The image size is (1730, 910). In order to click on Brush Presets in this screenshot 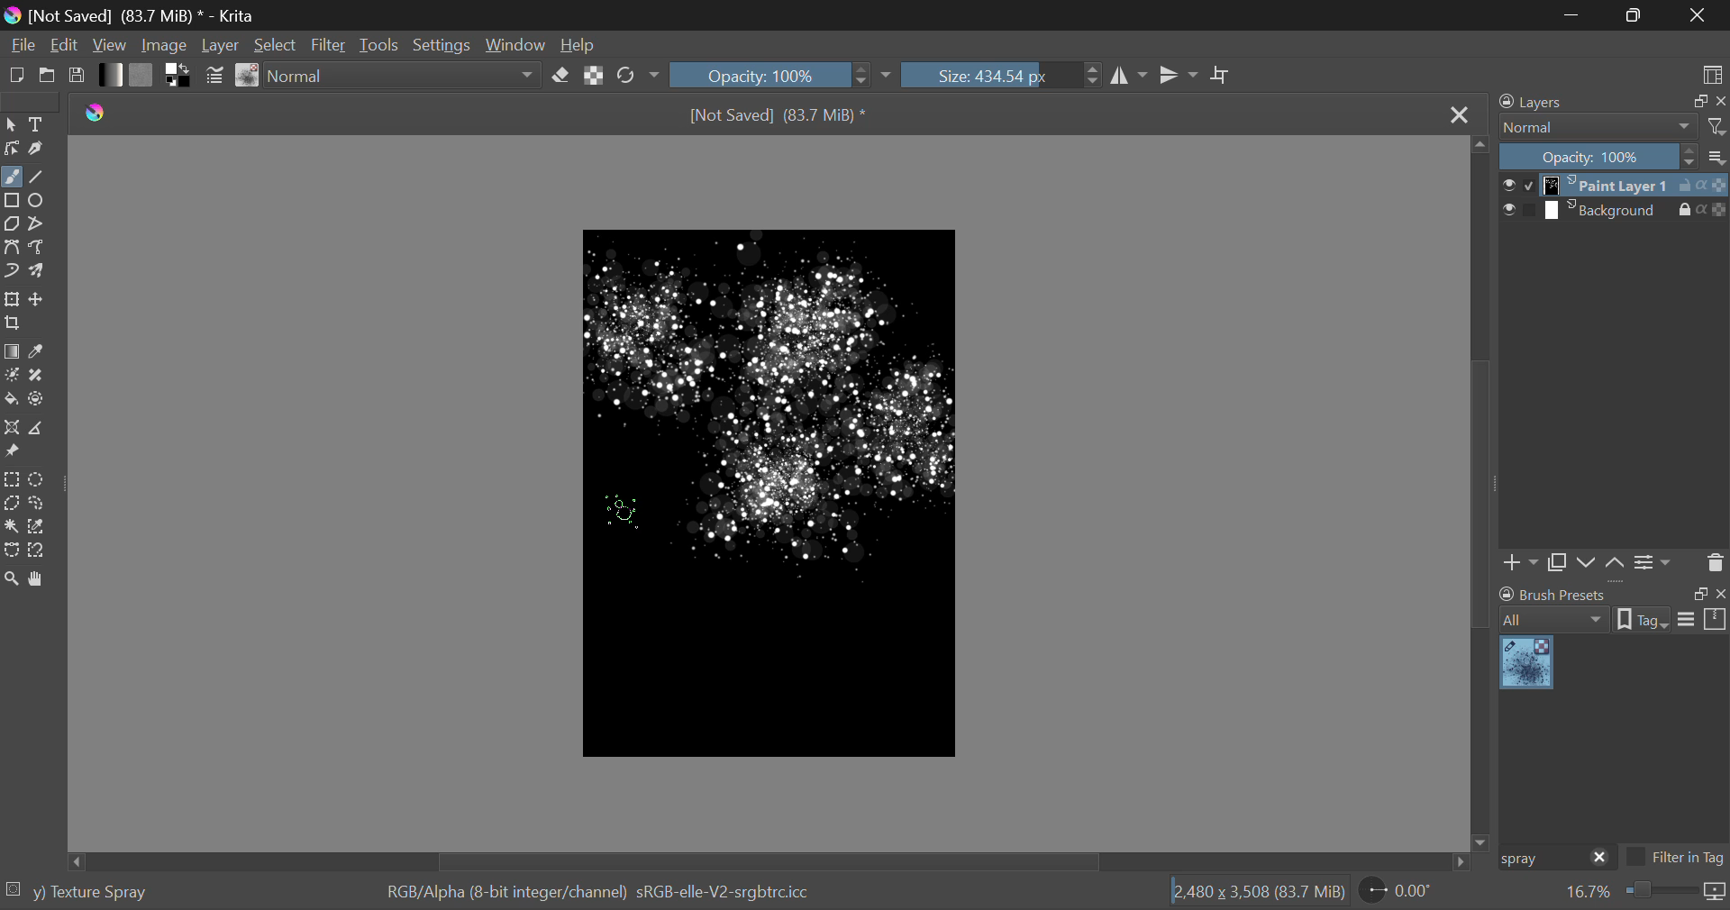, I will do `click(249, 76)`.